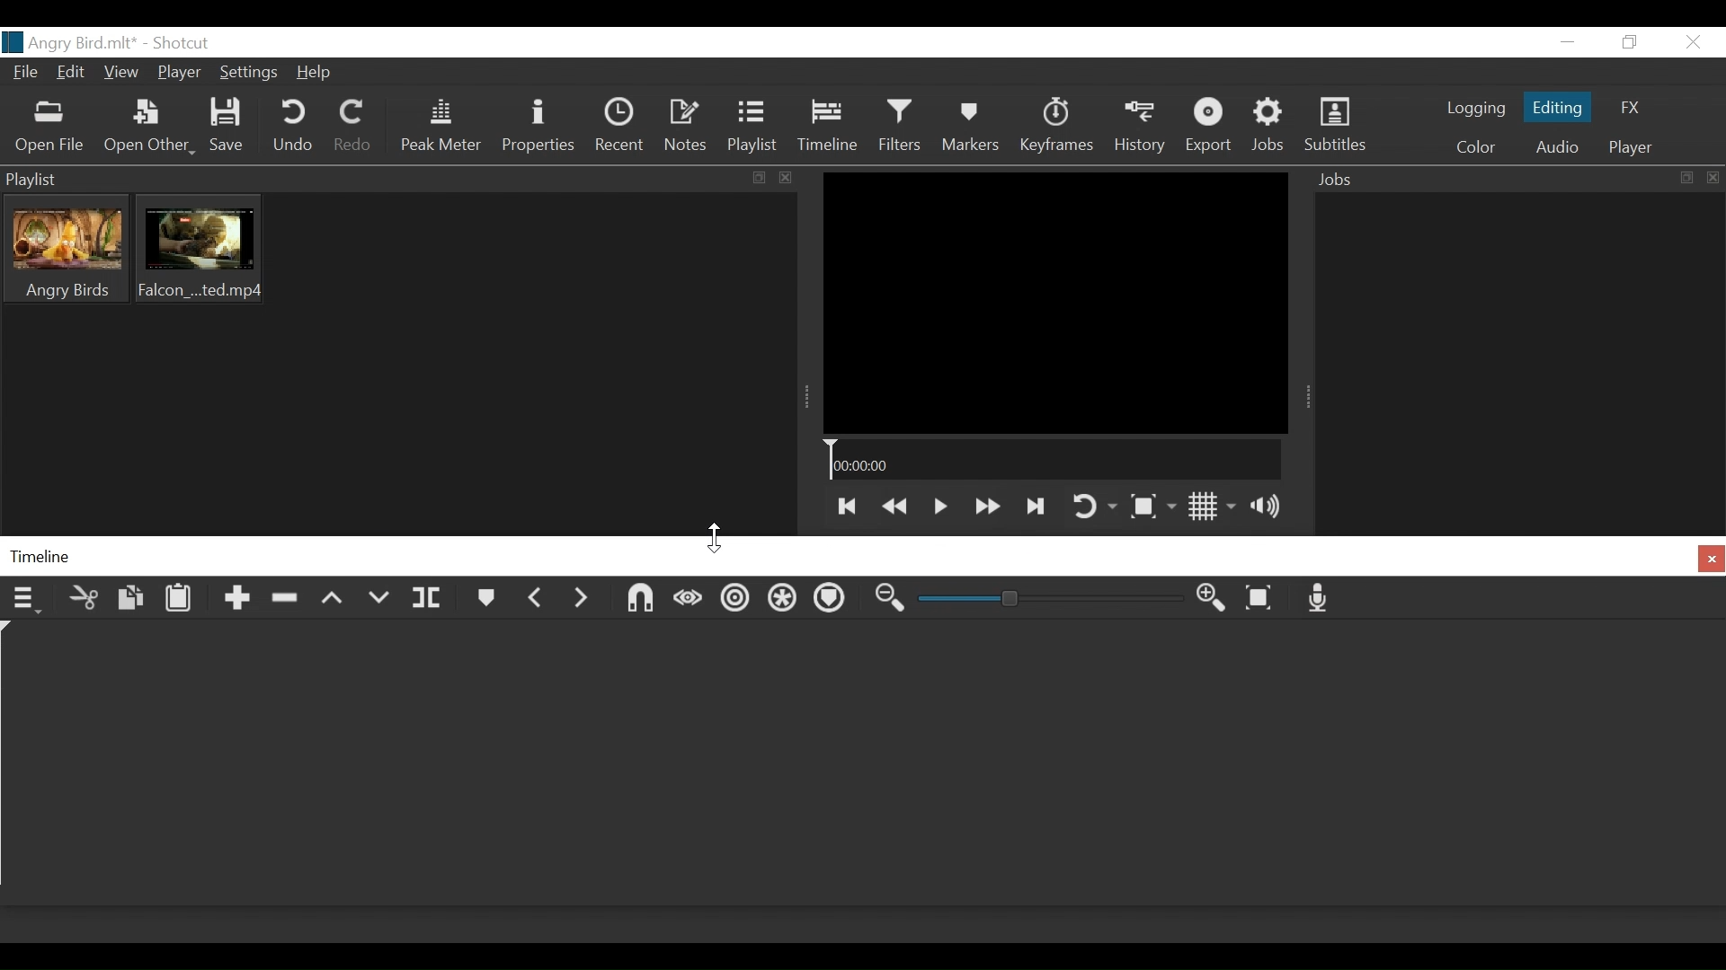  What do you see at coordinates (1555, 148) in the screenshot?
I see `Audio` at bounding box center [1555, 148].